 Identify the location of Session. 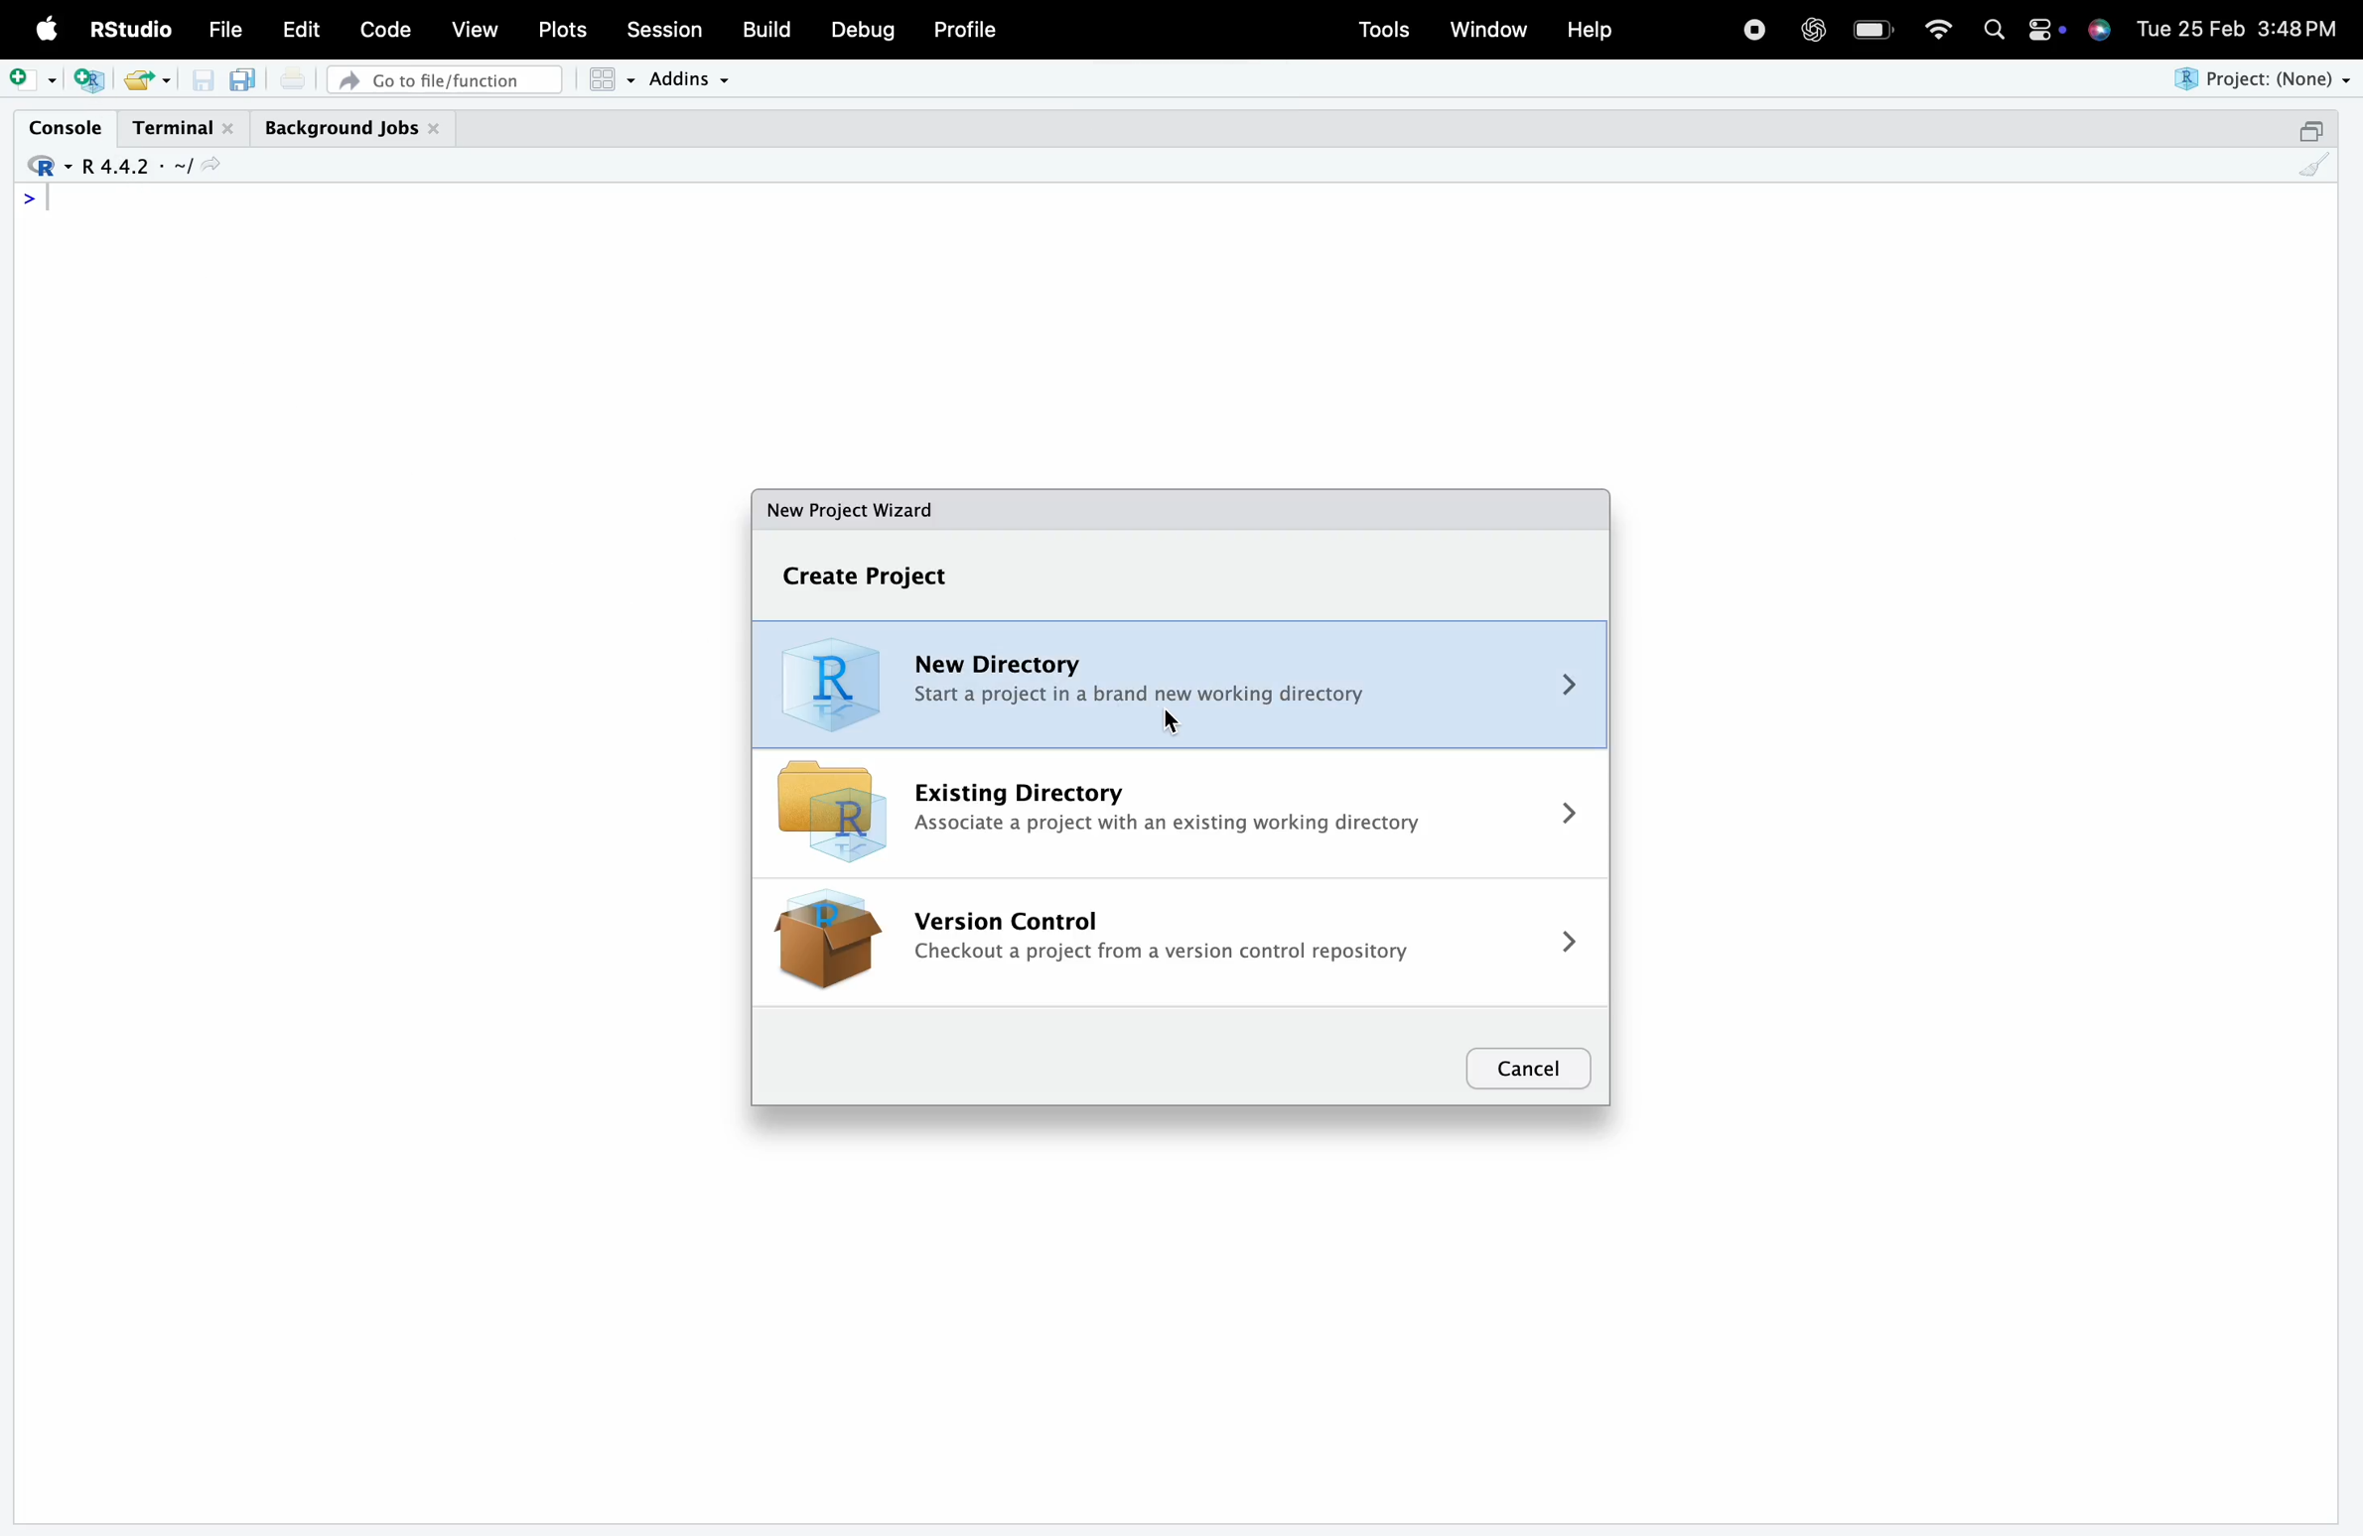
(664, 27).